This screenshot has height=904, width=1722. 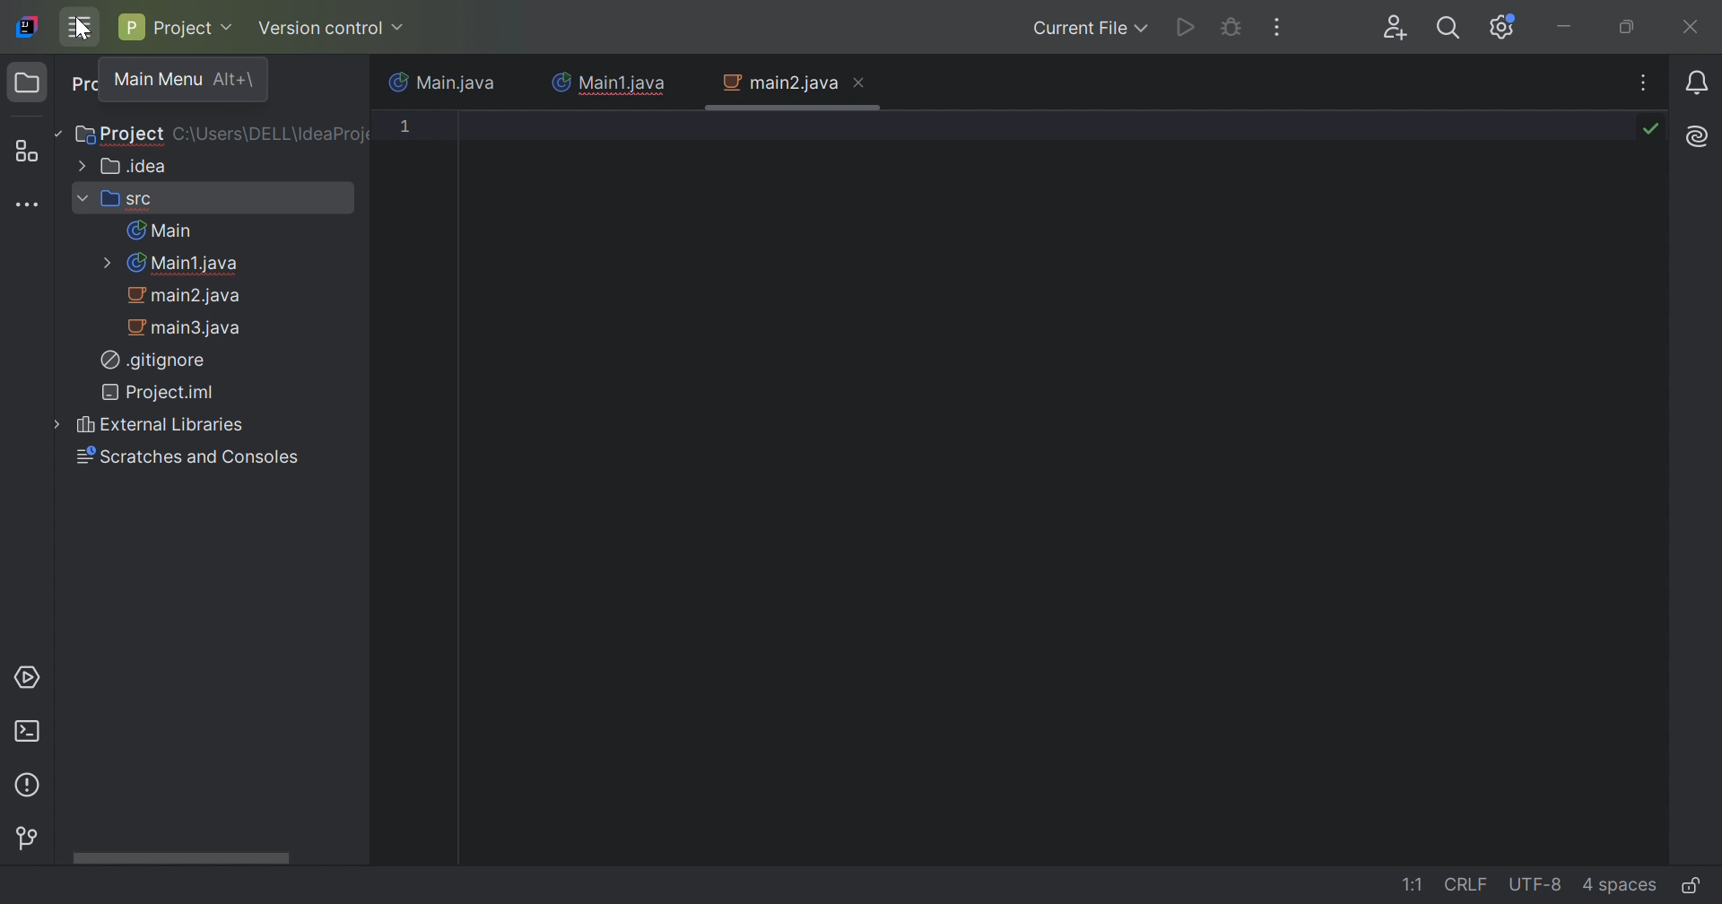 I want to click on Scroll bar, so click(x=178, y=857).